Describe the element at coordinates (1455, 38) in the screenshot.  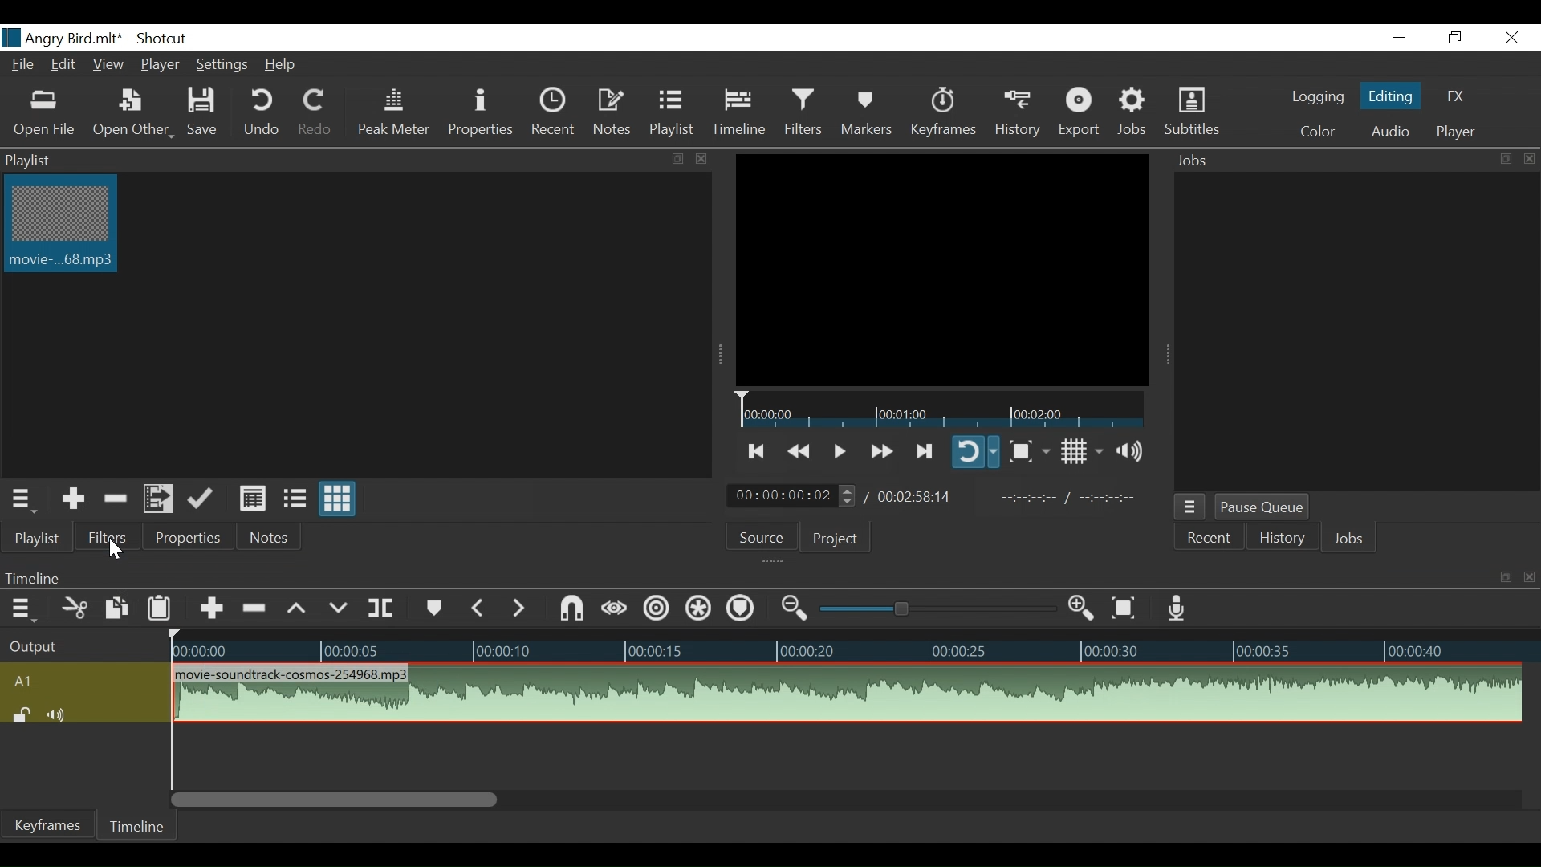
I see `Restore` at that location.